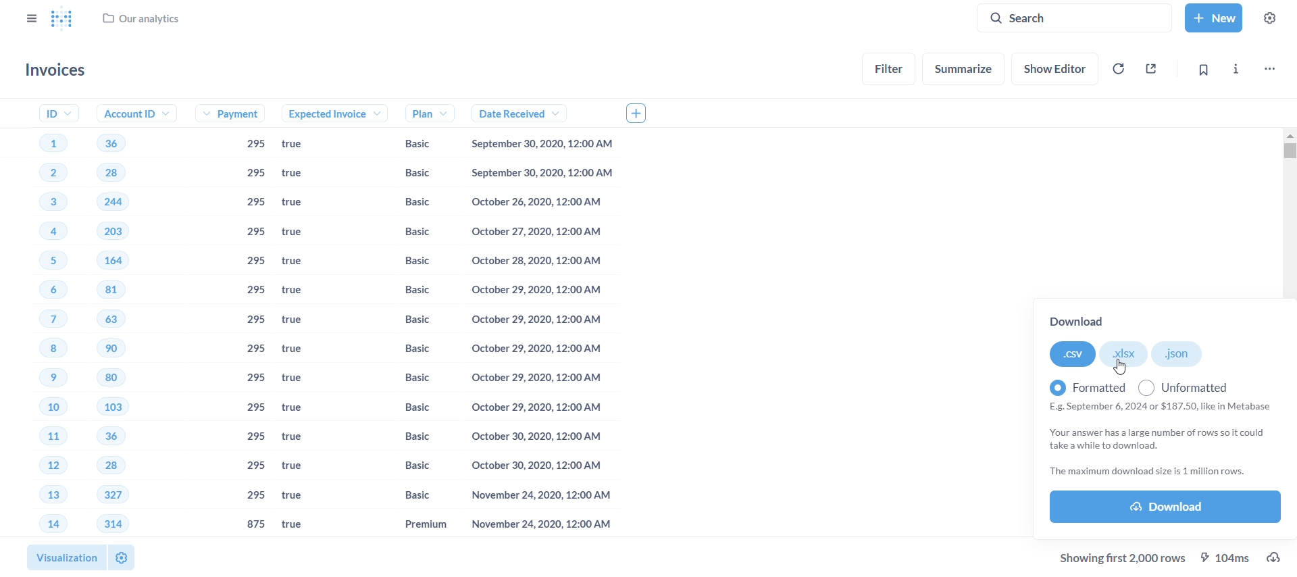 The image size is (1297, 577). Describe the element at coordinates (534, 351) in the screenshot. I see `October 29,2020, 12:00 AM` at that location.